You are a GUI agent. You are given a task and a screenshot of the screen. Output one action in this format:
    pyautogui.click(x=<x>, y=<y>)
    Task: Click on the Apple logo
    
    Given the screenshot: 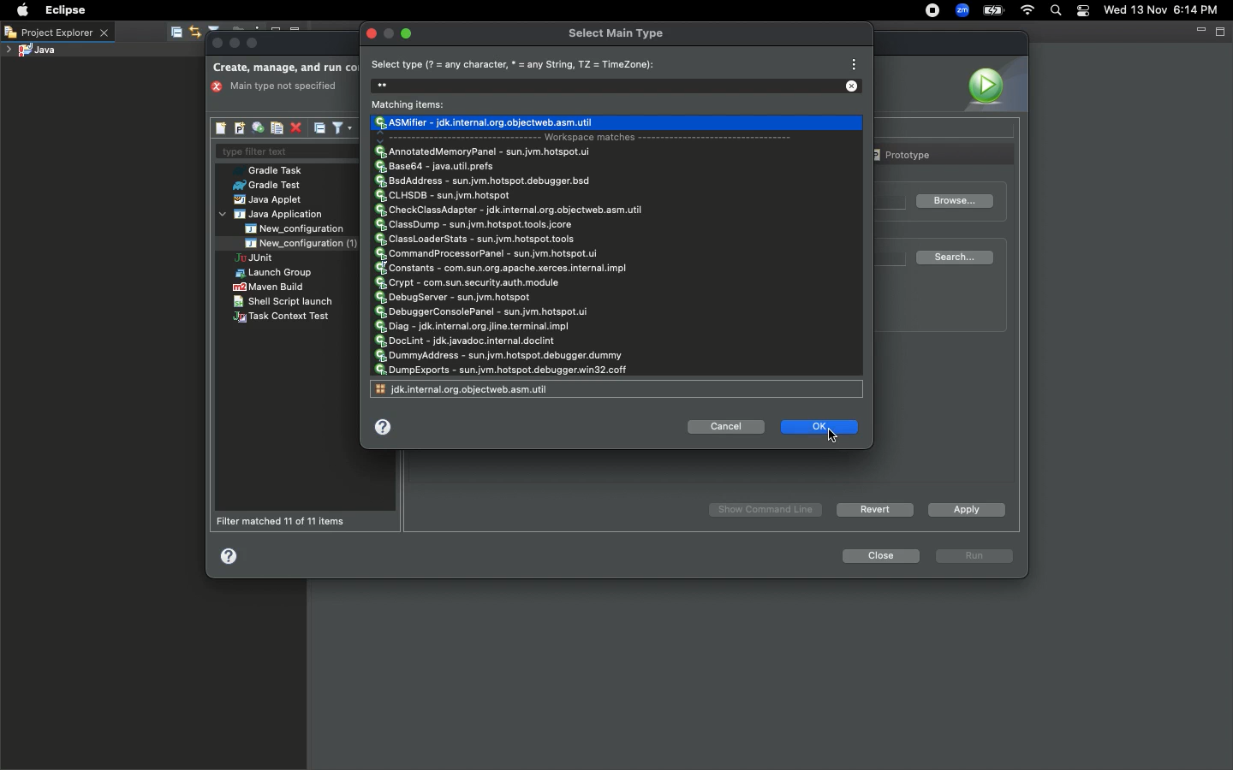 What is the action you would take?
    pyautogui.click(x=21, y=10)
    